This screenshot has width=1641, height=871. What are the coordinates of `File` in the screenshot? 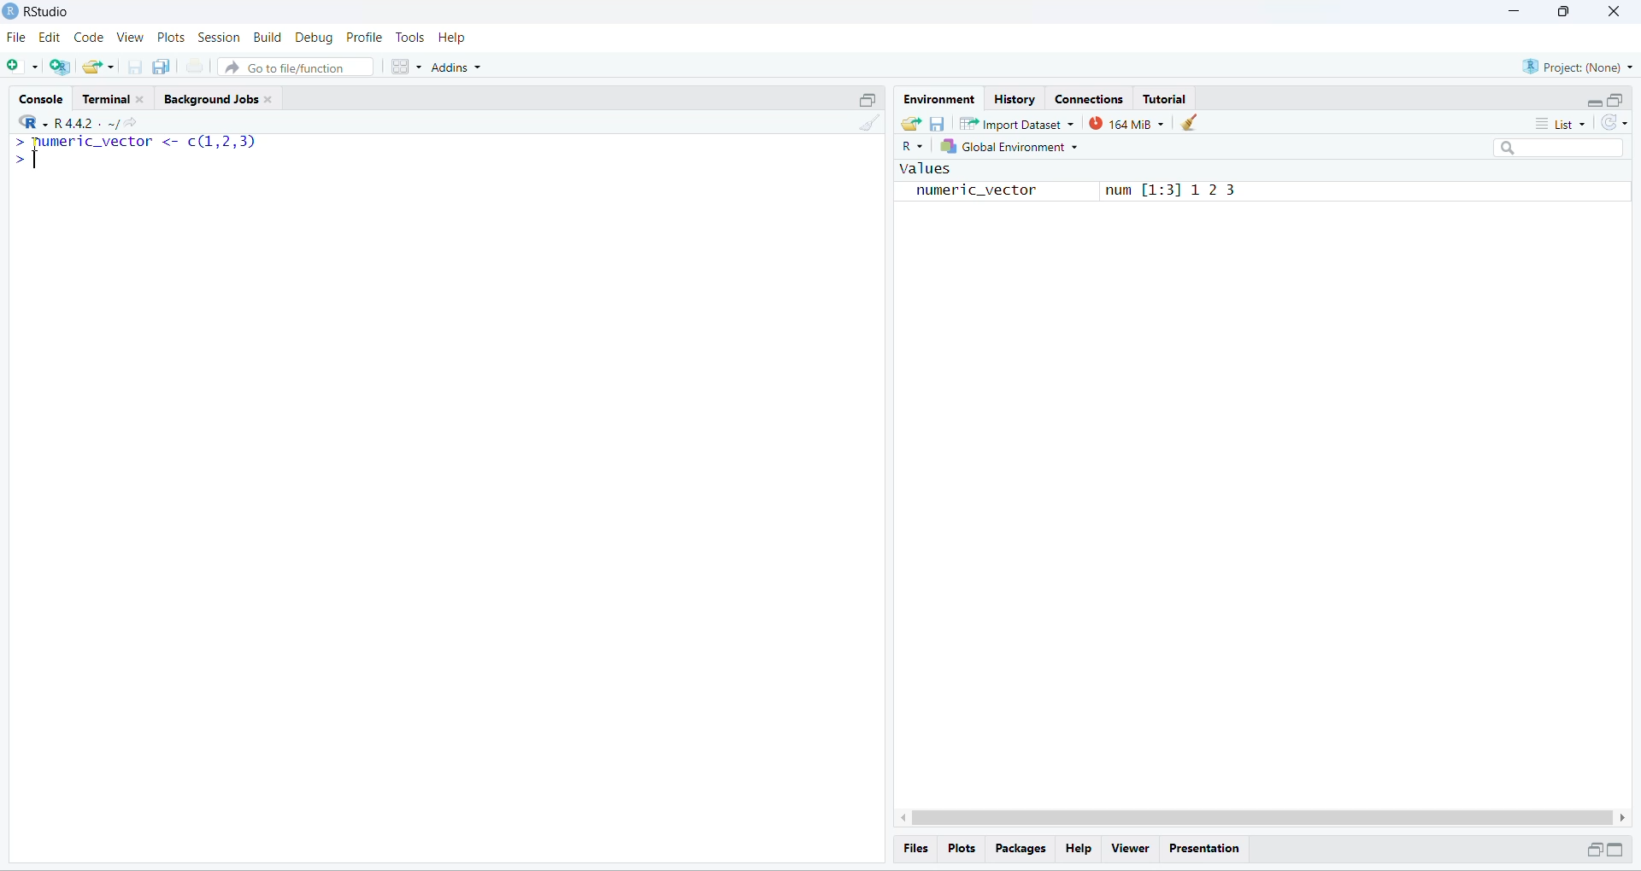 It's located at (17, 38).